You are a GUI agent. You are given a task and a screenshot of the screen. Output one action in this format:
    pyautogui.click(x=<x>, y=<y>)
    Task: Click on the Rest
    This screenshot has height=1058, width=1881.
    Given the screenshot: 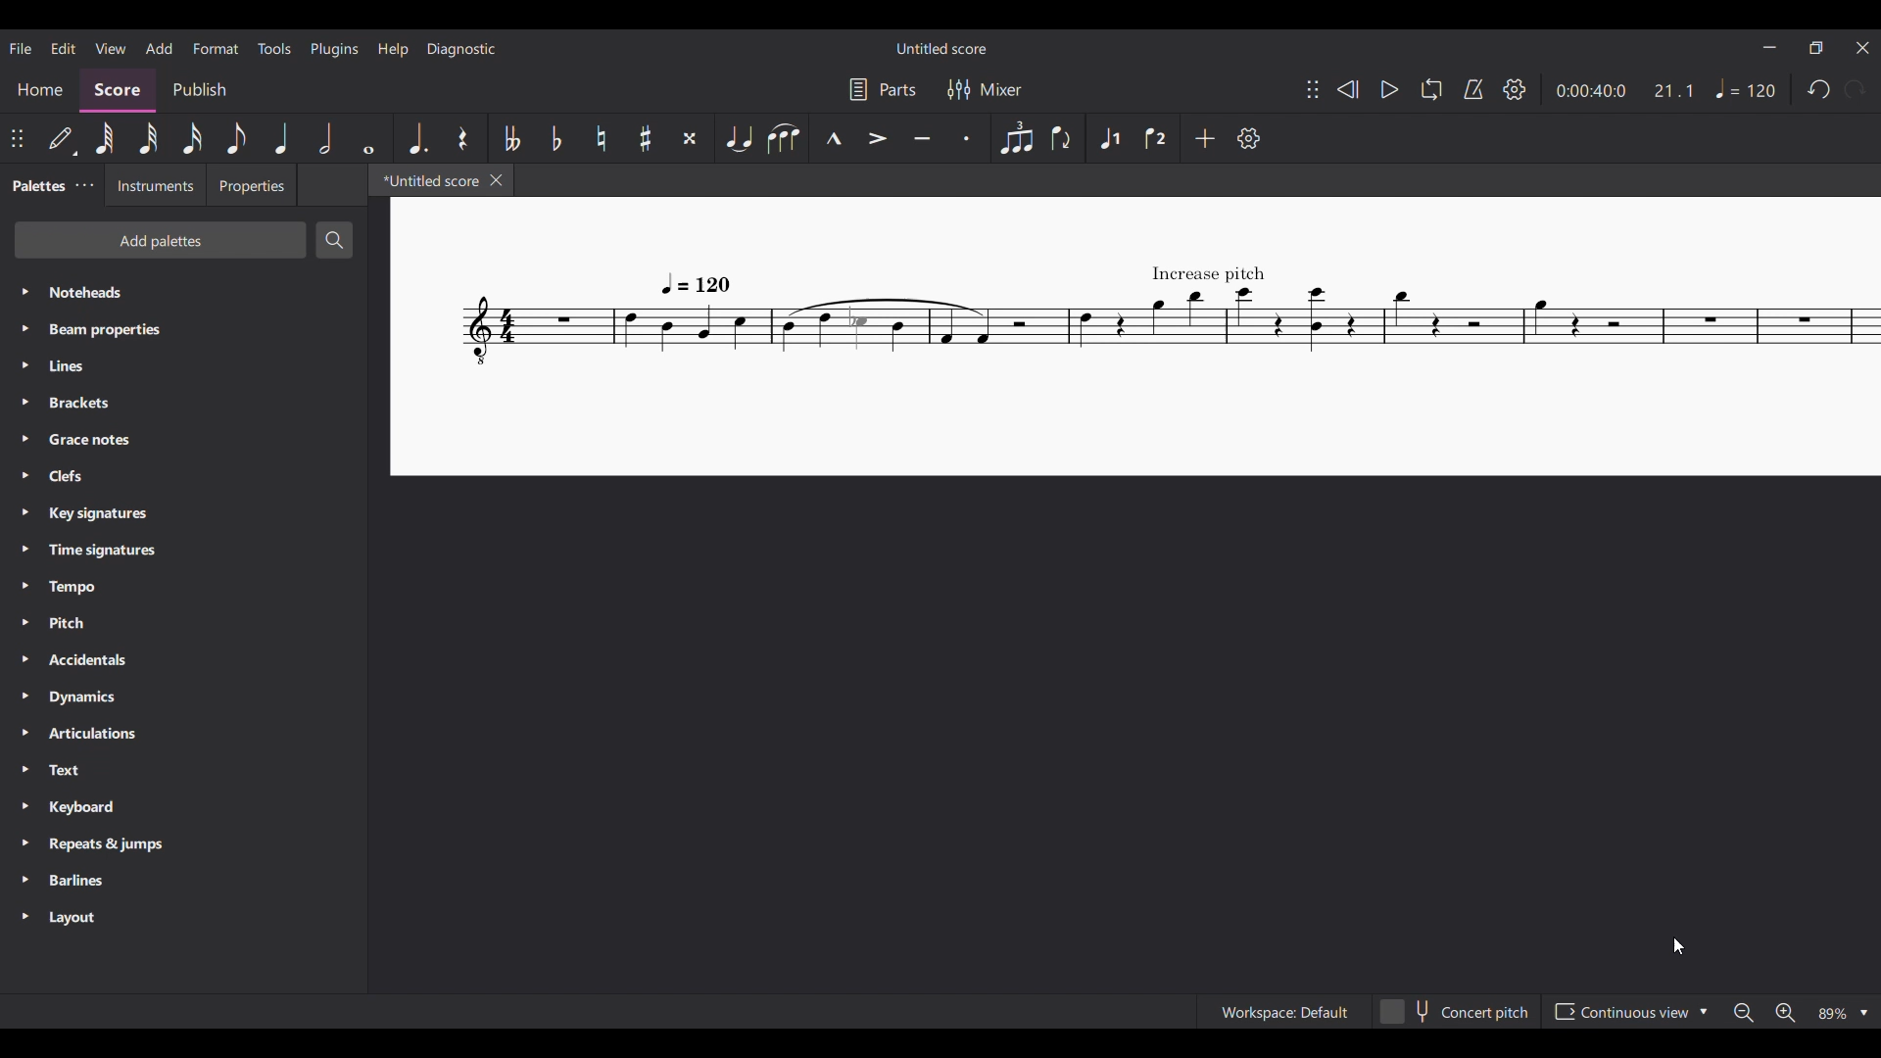 What is the action you would take?
    pyautogui.click(x=463, y=138)
    